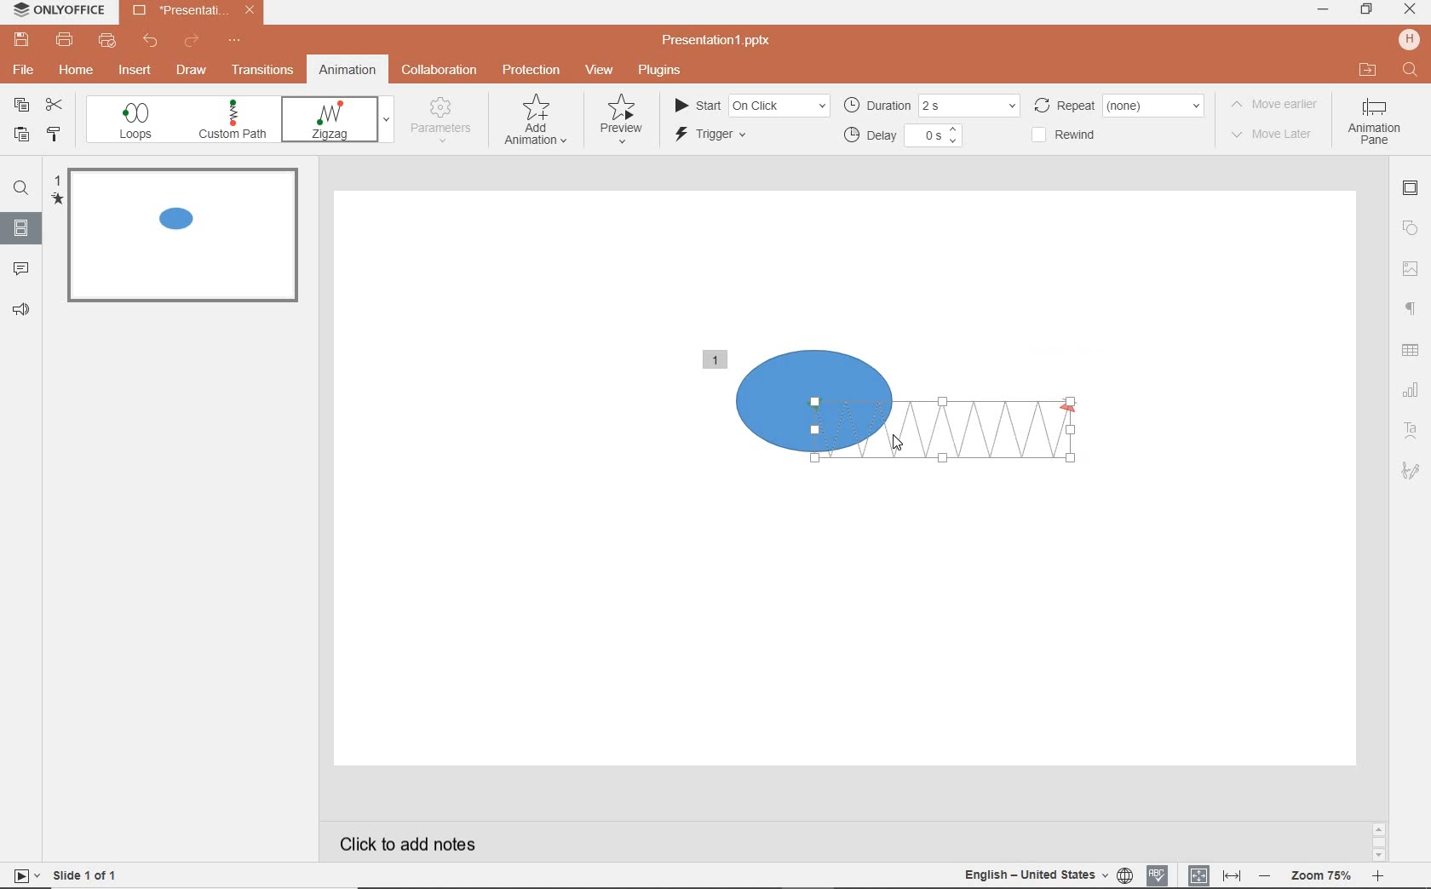 Image resolution: width=1431 pixels, height=889 pixels. Describe the element at coordinates (22, 105) in the screenshot. I see `copy` at that location.